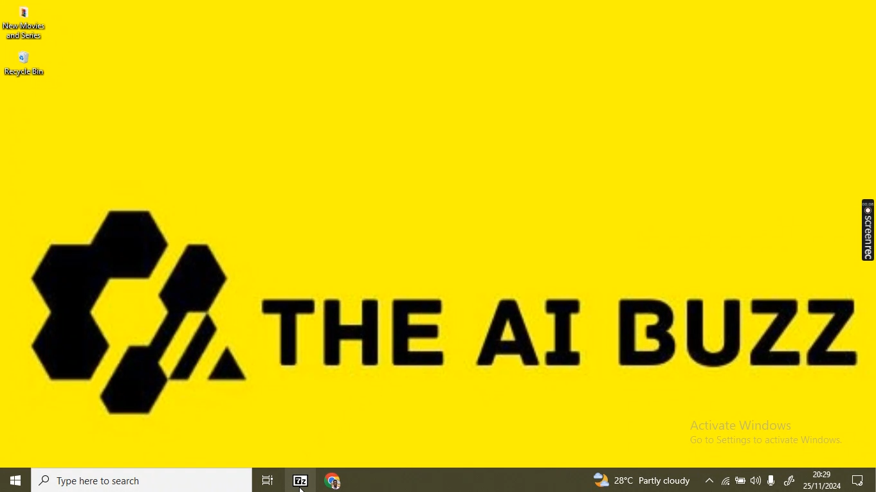 Image resolution: width=876 pixels, height=492 pixels. What do you see at coordinates (335, 479) in the screenshot?
I see `chrome` at bounding box center [335, 479].